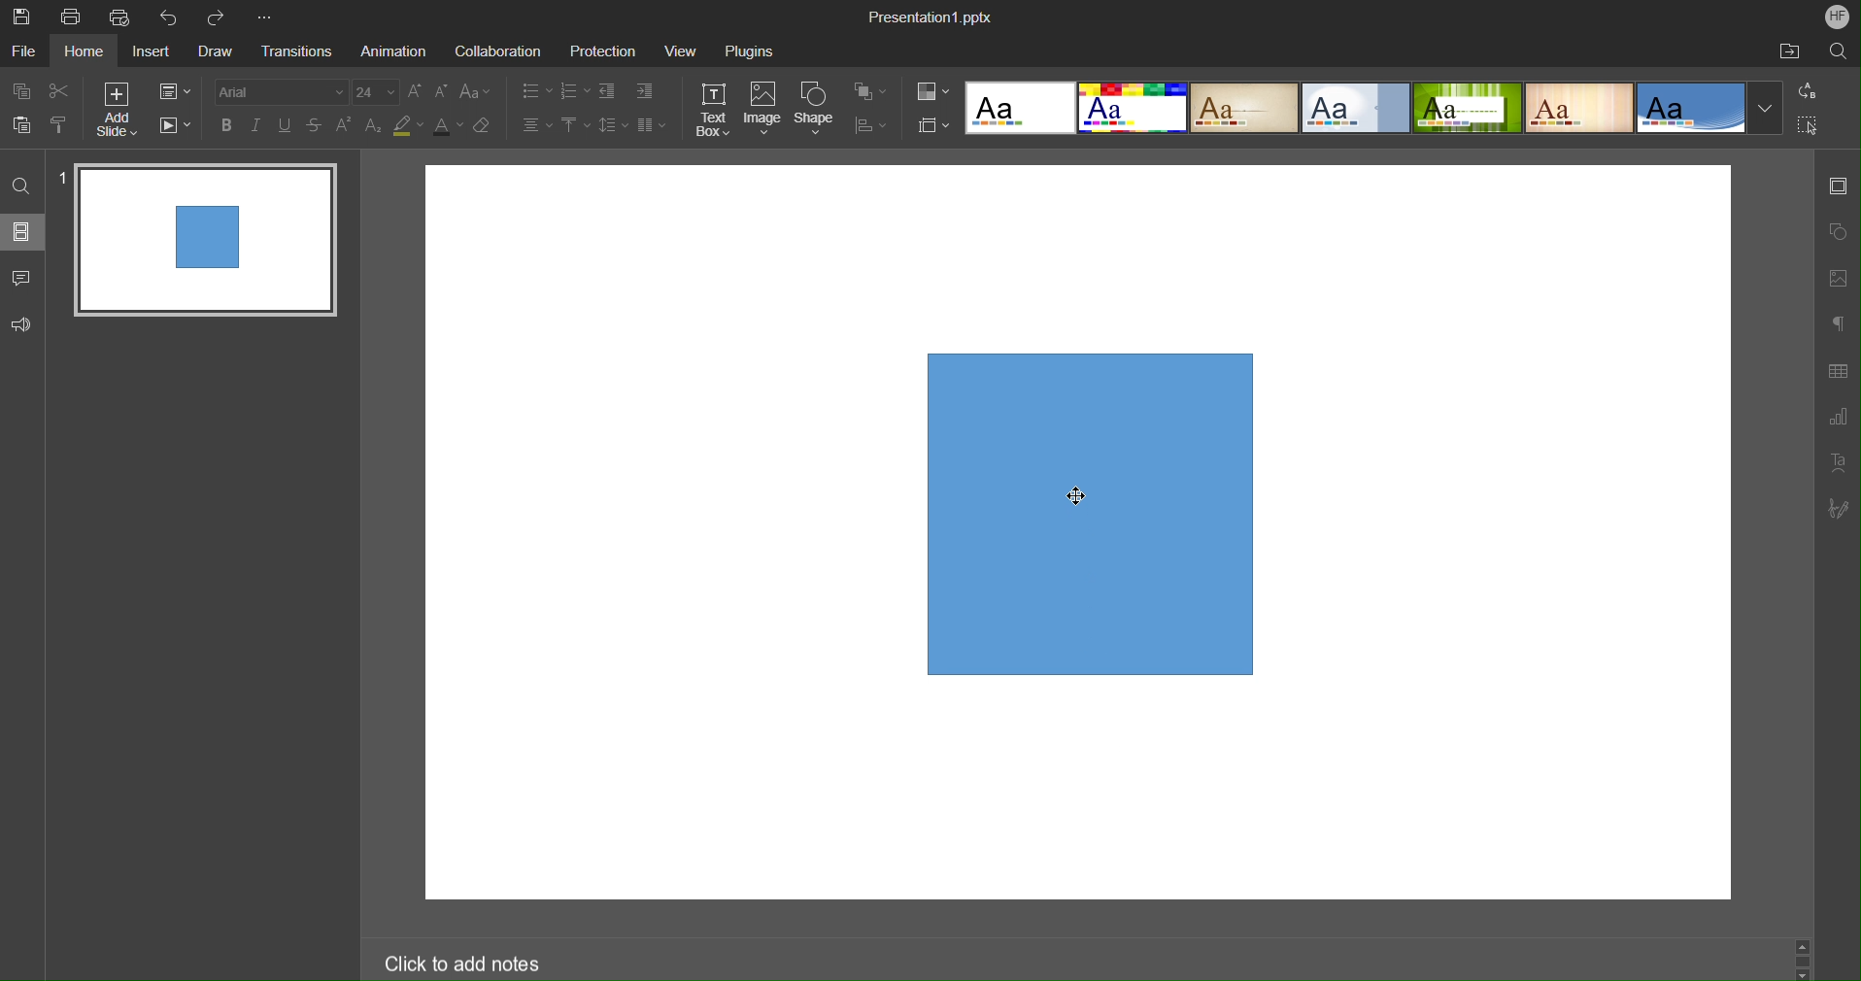 The image size is (1861, 981). I want to click on Search, so click(1839, 51).